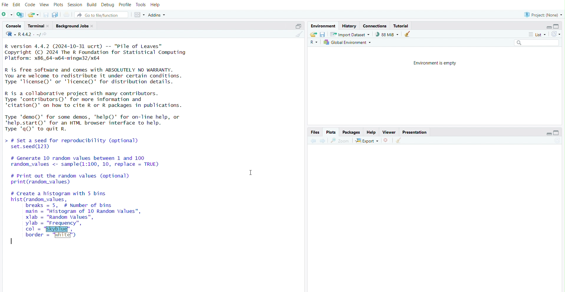  I want to click on debug, so click(108, 4).